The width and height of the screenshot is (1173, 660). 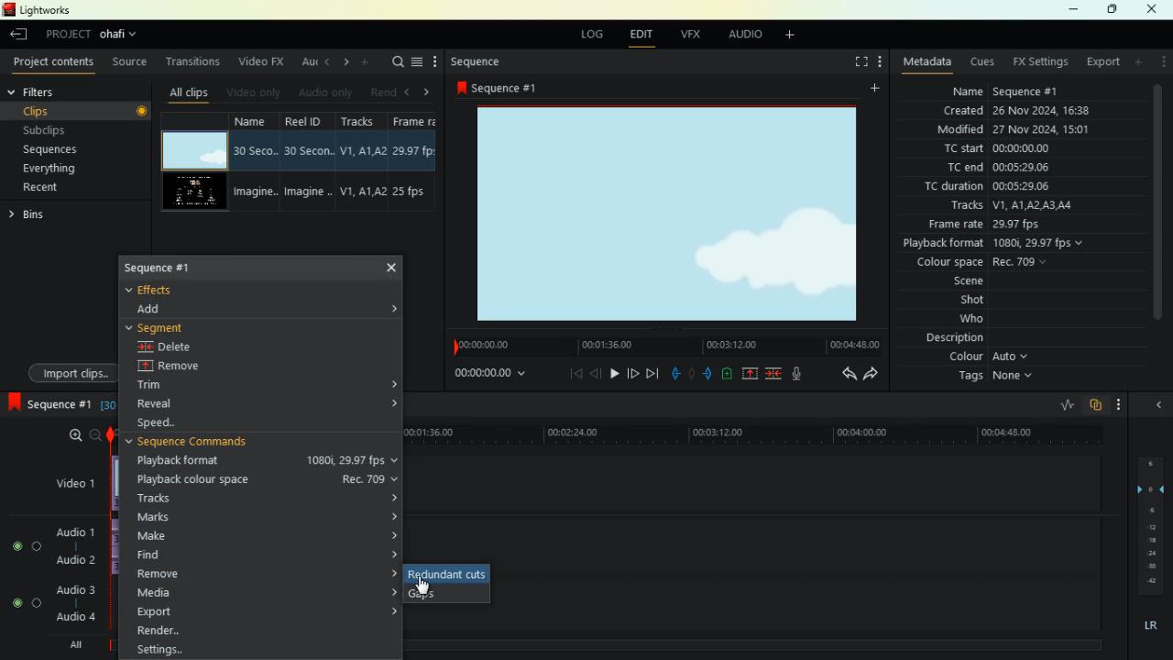 What do you see at coordinates (262, 573) in the screenshot?
I see `remove` at bounding box center [262, 573].